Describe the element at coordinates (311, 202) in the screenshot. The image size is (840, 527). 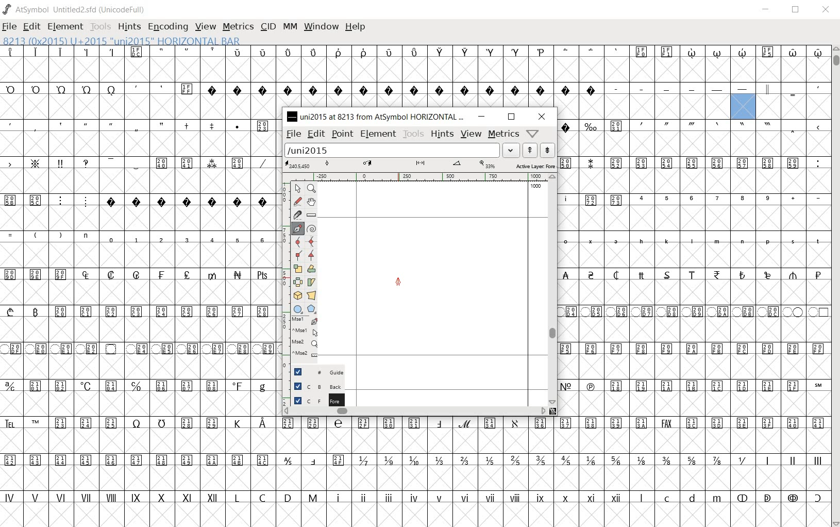
I see `scroll by hand` at that location.